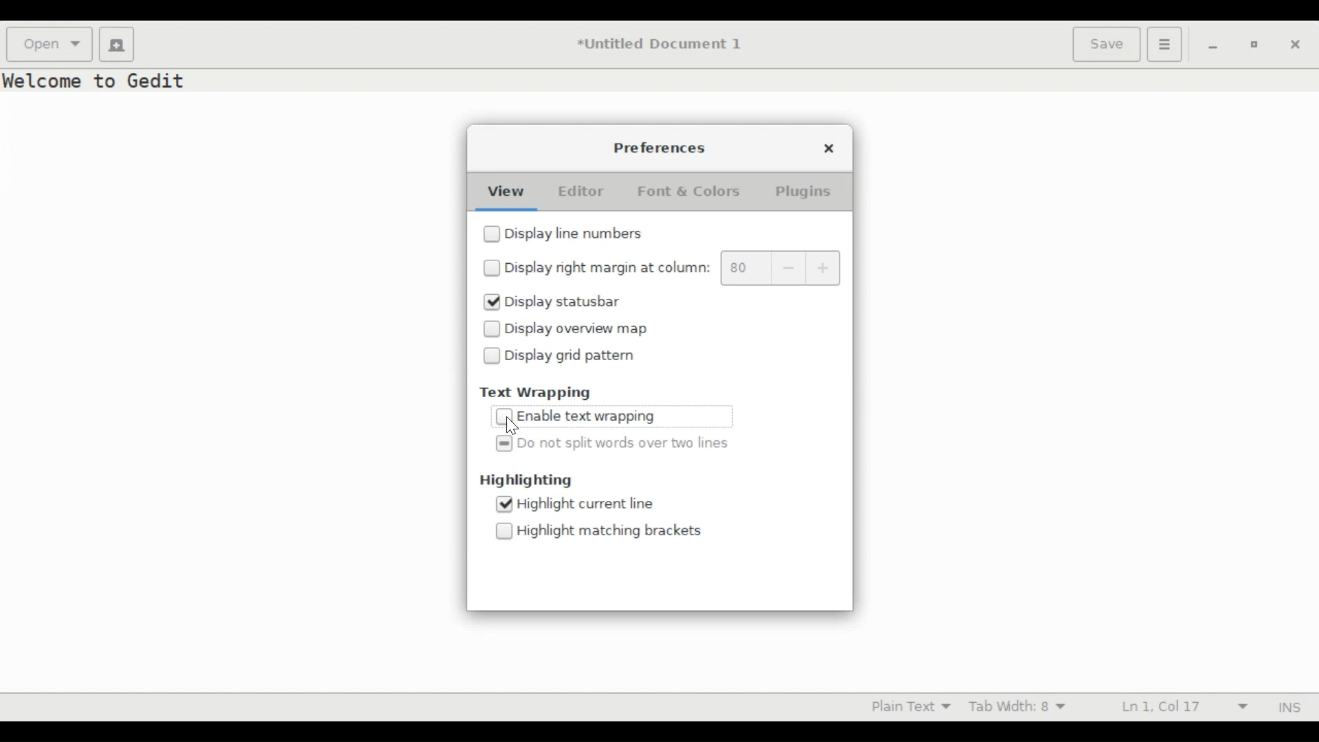  What do you see at coordinates (491, 234) in the screenshot?
I see `checkbox` at bounding box center [491, 234].